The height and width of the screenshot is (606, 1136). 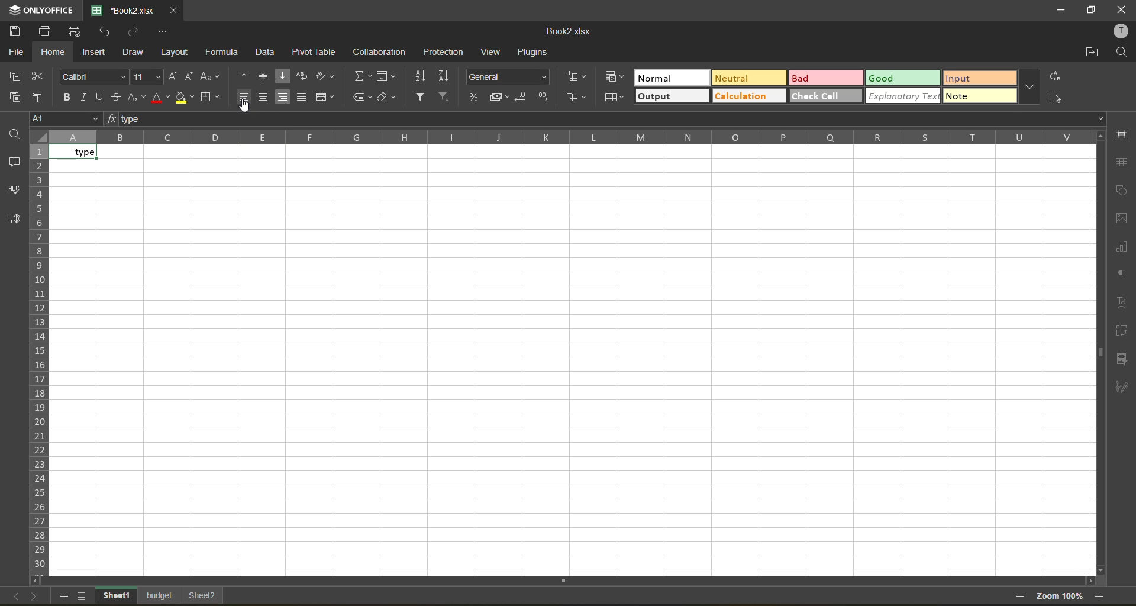 What do you see at coordinates (1122, 135) in the screenshot?
I see `cell settings` at bounding box center [1122, 135].